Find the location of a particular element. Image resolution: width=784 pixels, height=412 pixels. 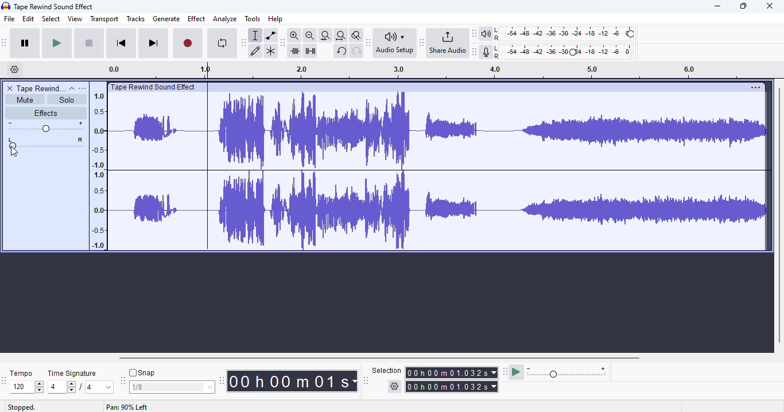

Pan 90% left is located at coordinates (126, 407).